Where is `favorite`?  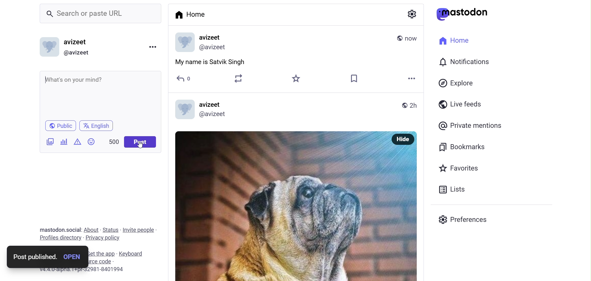
favorite is located at coordinates (295, 79).